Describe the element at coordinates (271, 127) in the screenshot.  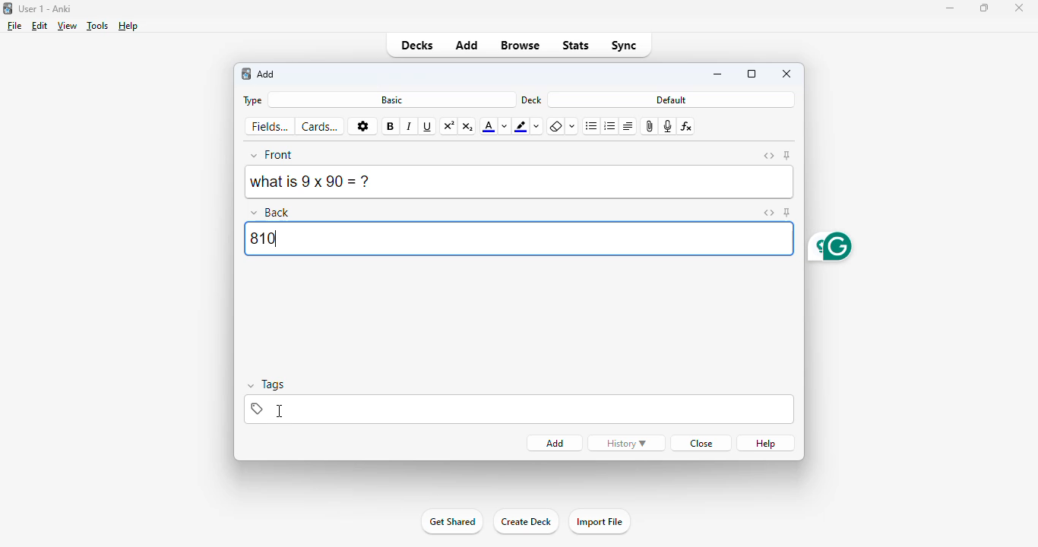
I see `fields` at that location.